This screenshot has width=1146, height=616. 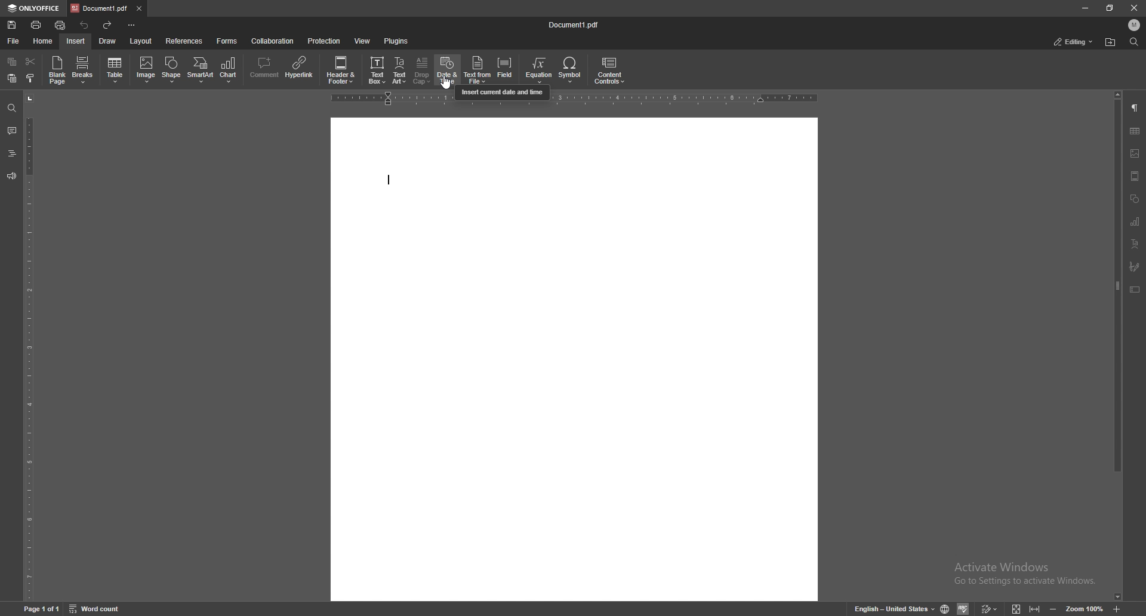 What do you see at coordinates (12, 41) in the screenshot?
I see `file` at bounding box center [12, 41].